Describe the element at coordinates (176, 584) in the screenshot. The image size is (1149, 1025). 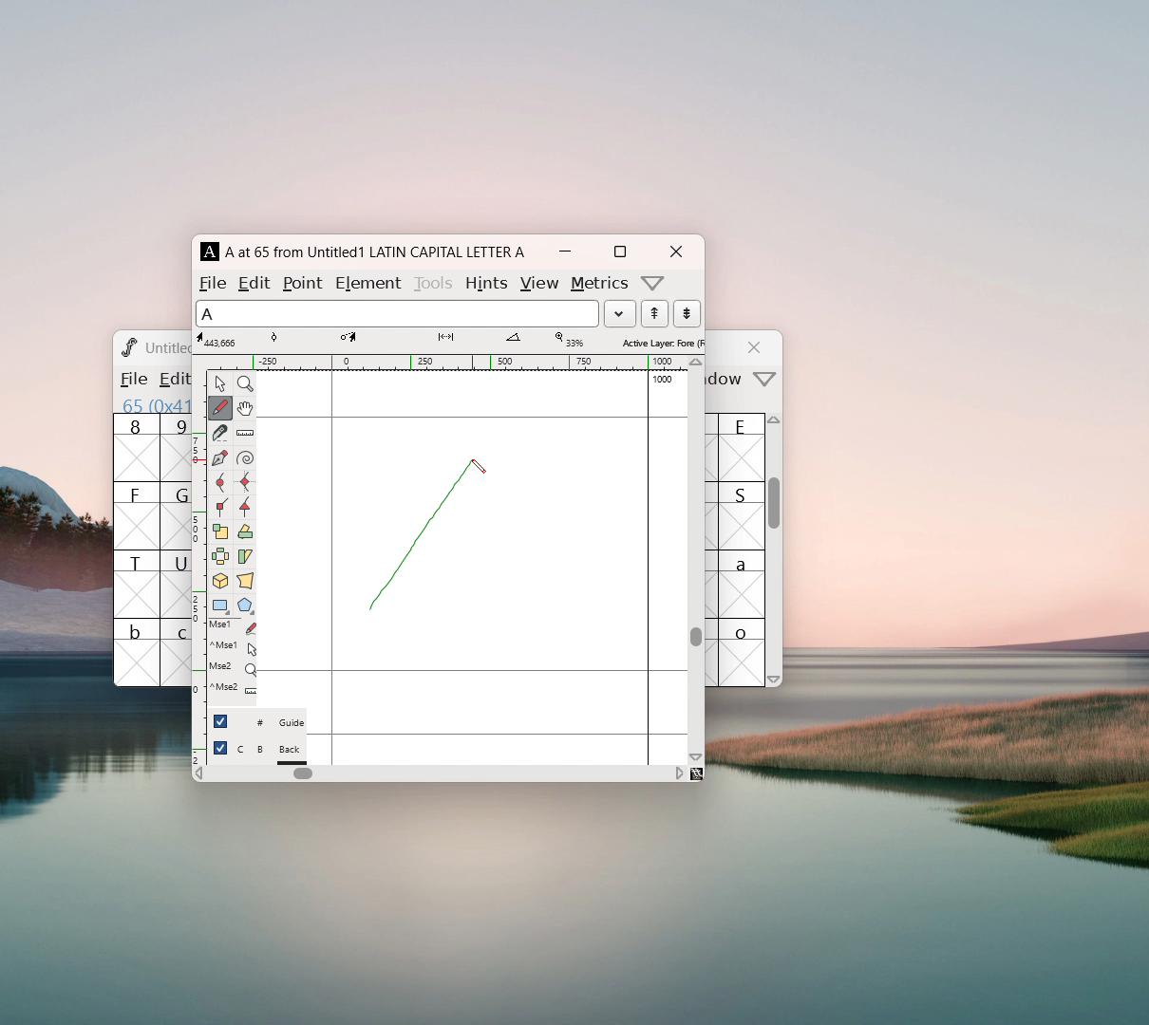
I see `U` at that location.